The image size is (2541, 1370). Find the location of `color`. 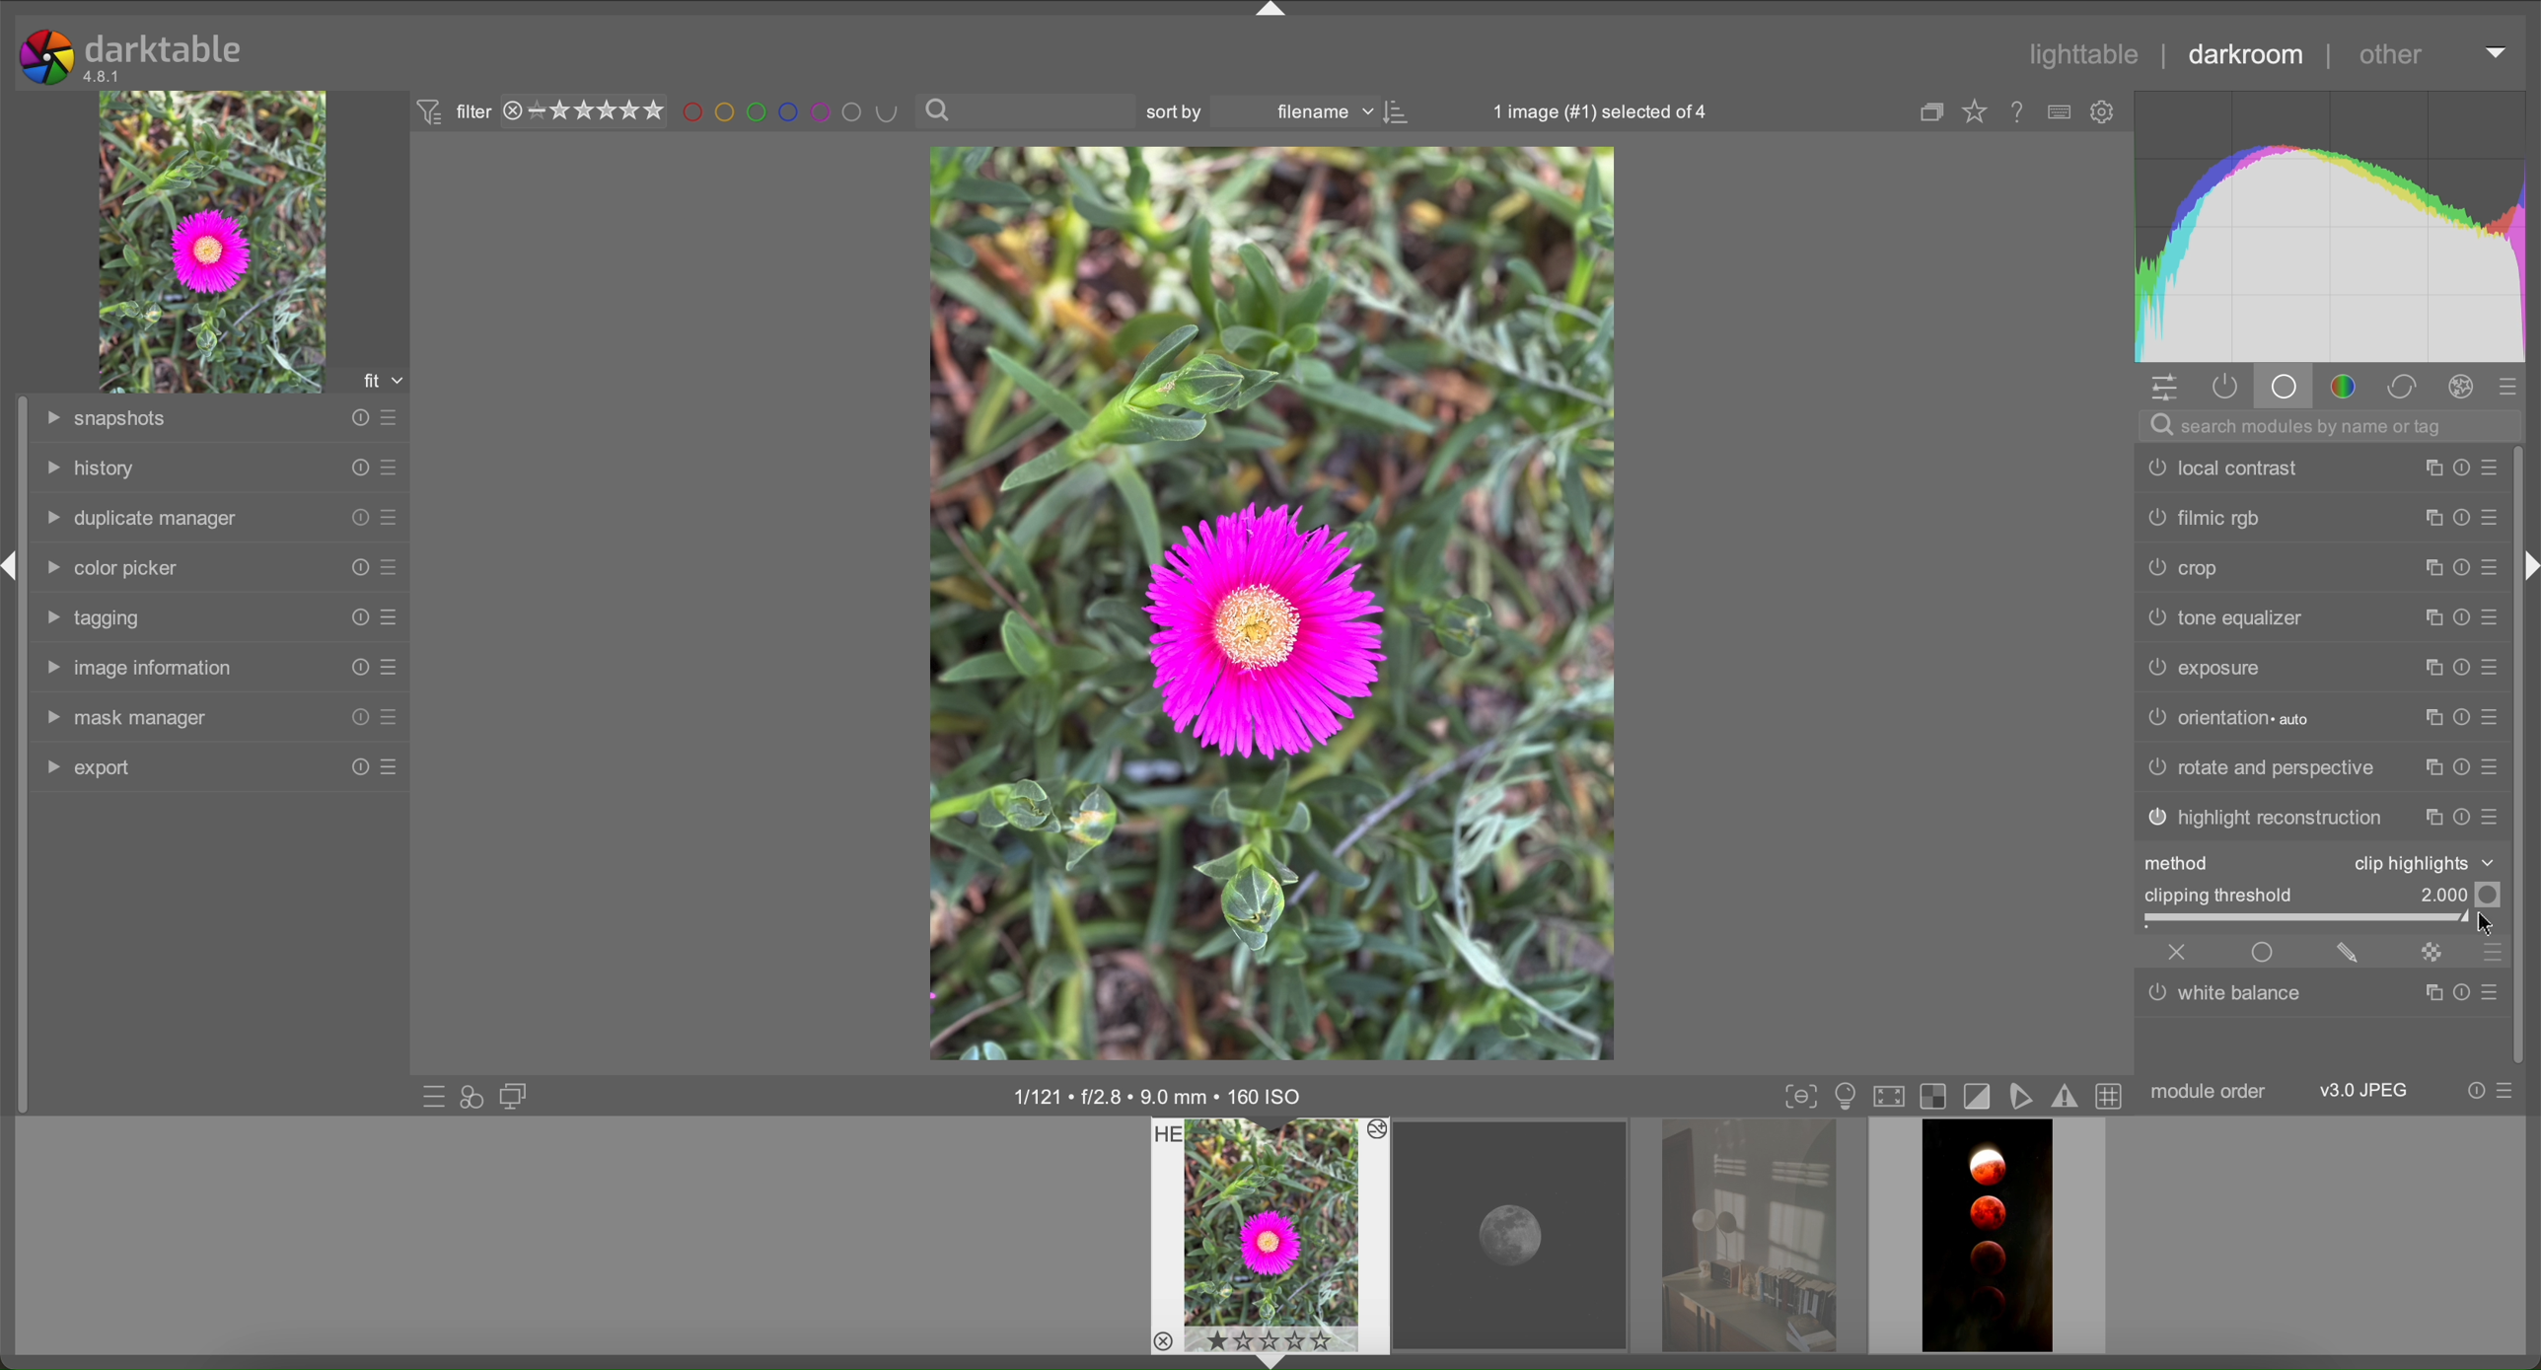

color is located at coordinates (2340, 386).